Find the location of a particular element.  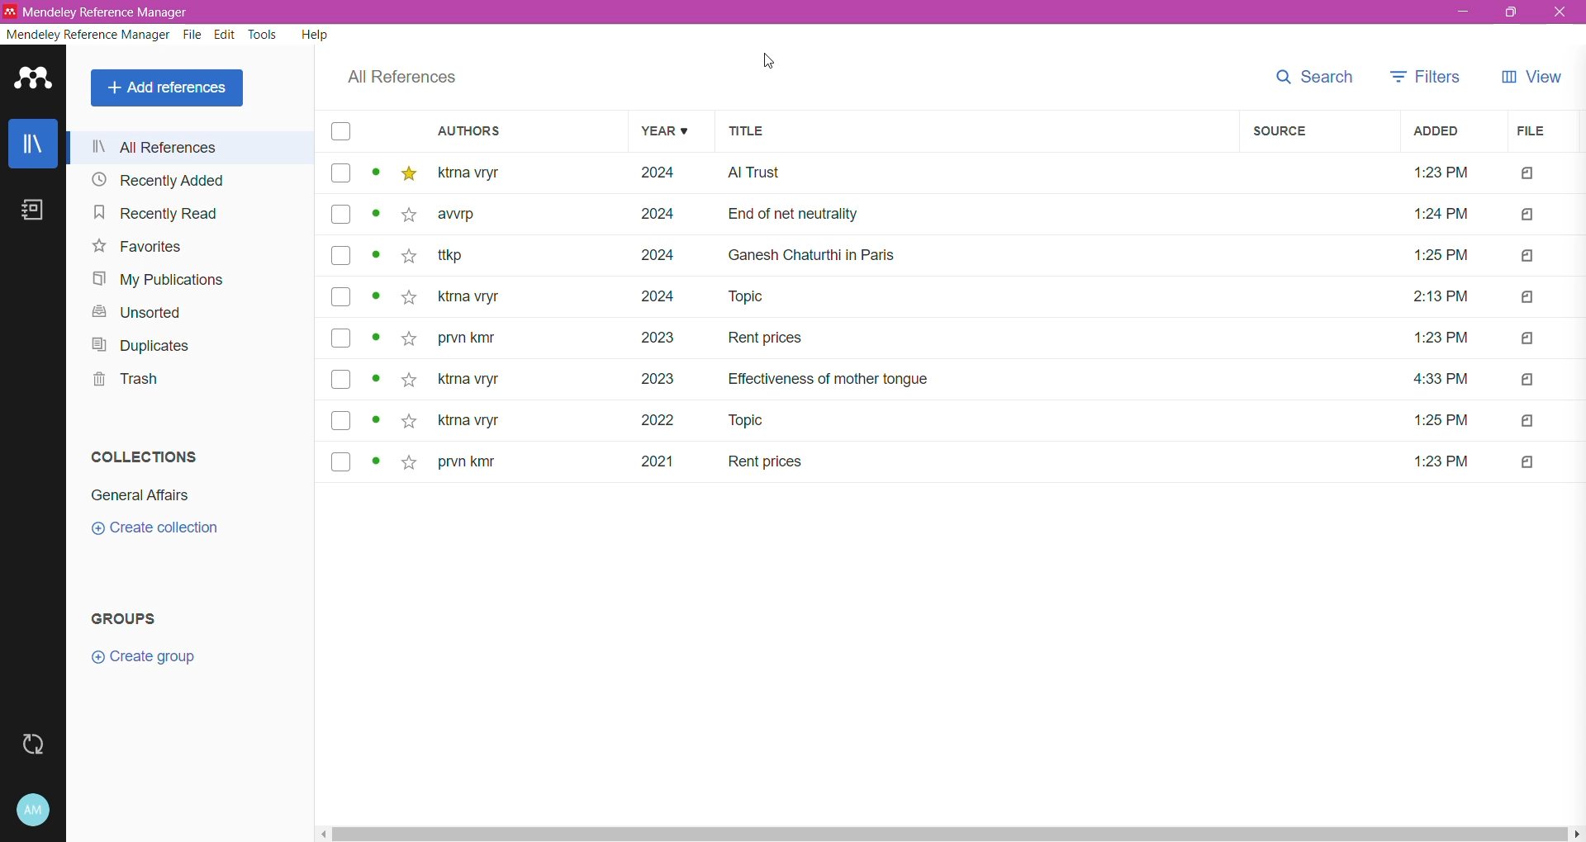

file type is located at coordinates (1530, 420).